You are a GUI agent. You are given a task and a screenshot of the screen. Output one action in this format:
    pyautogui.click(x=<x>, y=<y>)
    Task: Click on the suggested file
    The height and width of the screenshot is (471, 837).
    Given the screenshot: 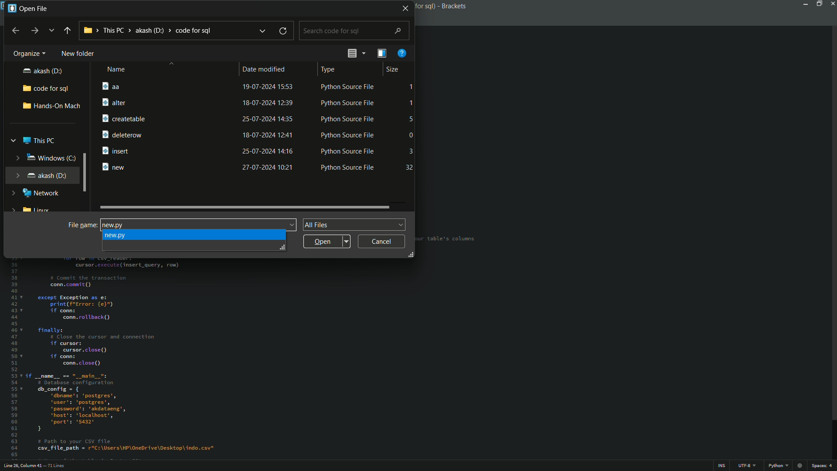 What is the action you would take?
    pyautogui.click(x=117, y=236)
    